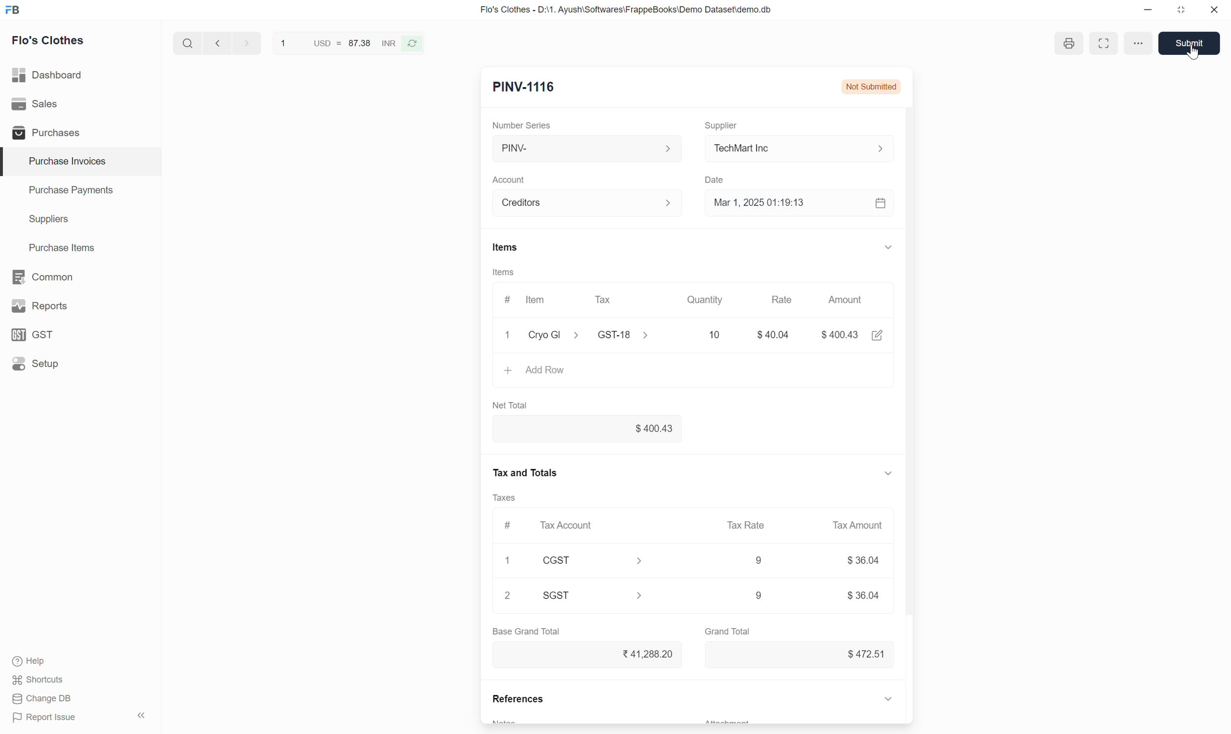 The width and height of the screenshot is (1231, 734). I want to click on y Reports, so click(39, 307).